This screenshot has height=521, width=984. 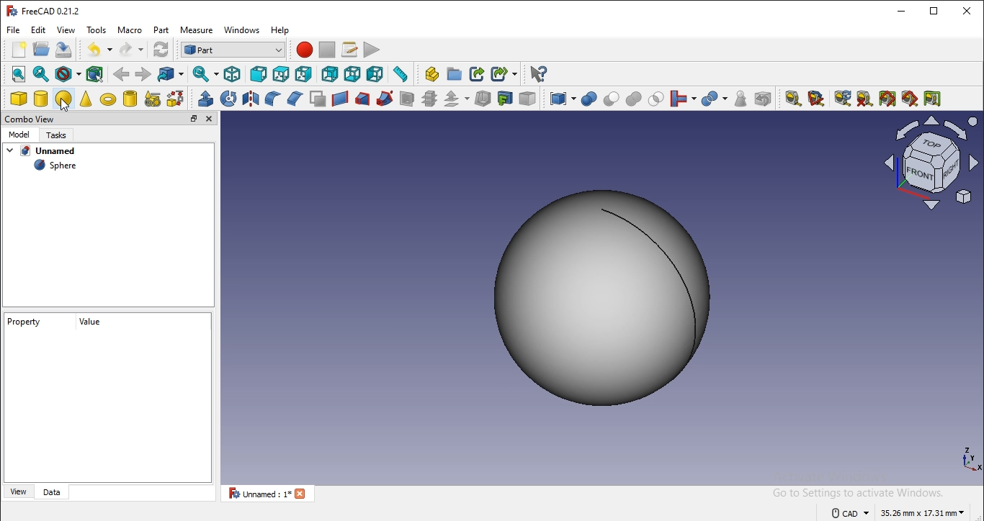 I want to click on value, so click(x=91, y=322).